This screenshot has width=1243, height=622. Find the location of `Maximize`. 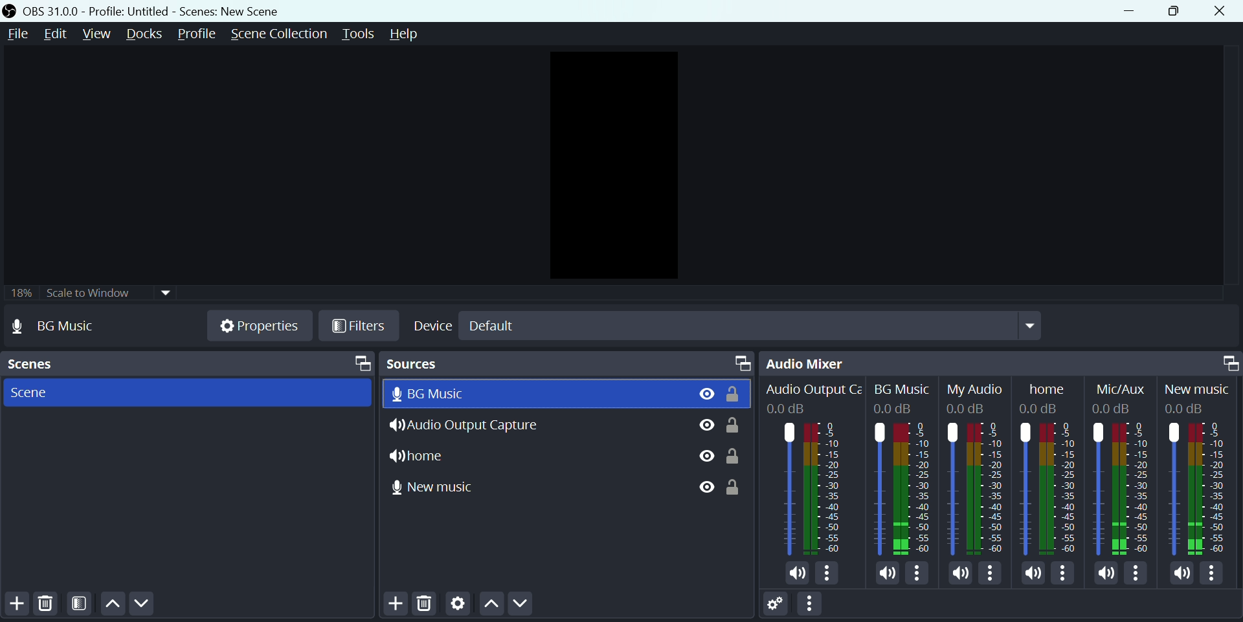

Maximize is located at coordinates (359, 362).